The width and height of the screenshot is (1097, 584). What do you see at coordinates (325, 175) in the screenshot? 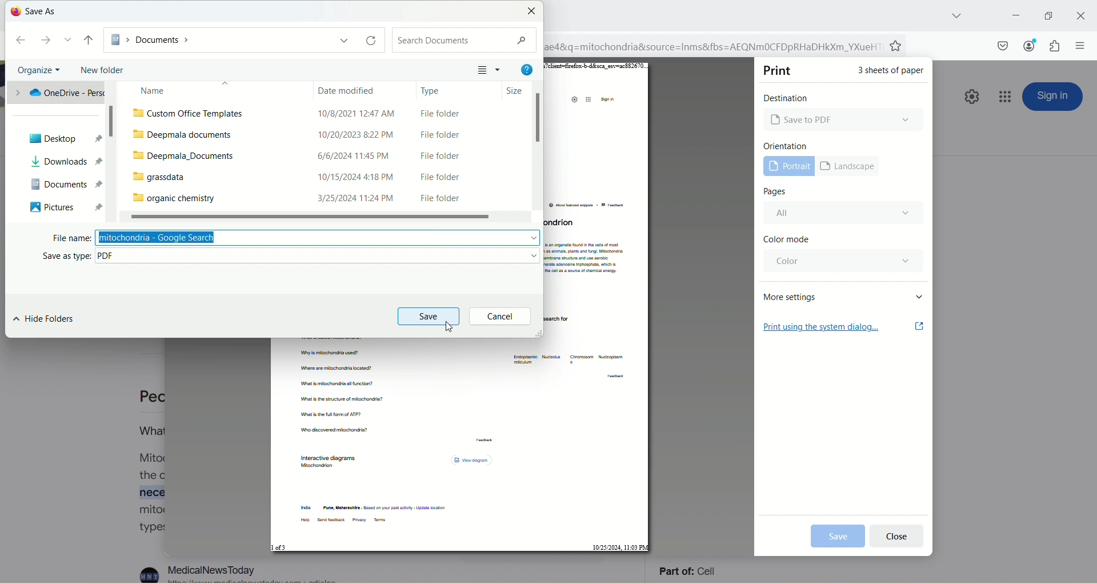
I see `grassdata` at bounding box center [325, 175].